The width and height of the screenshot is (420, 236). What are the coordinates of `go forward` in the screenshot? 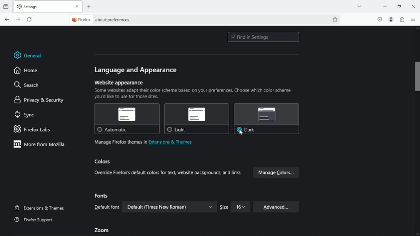 It's located at (17, 19).